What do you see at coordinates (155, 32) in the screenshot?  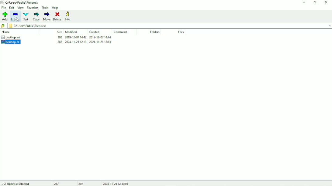 I see `Folders` at bounding box center [155, 32].